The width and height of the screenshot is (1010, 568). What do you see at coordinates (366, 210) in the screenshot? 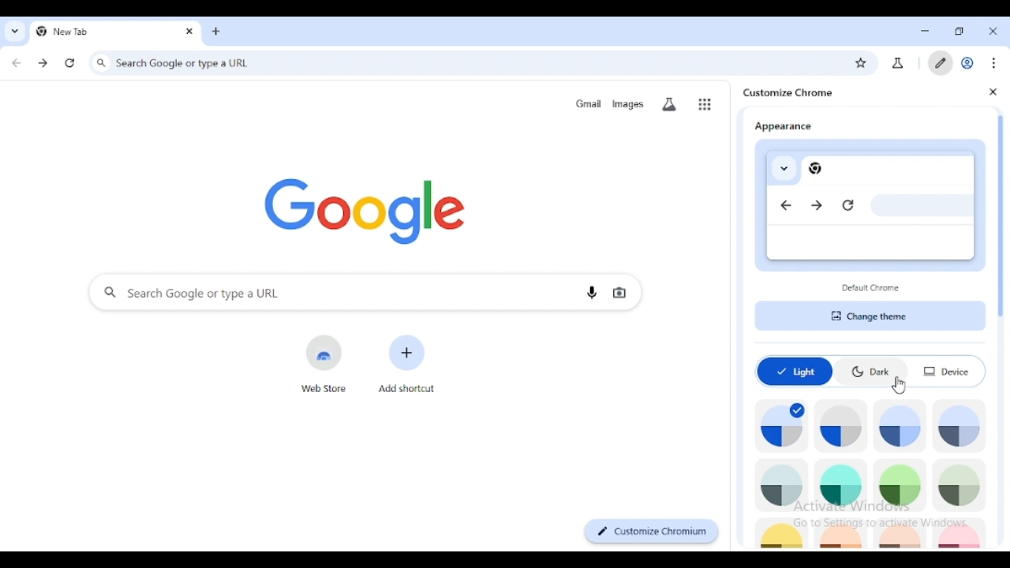
I see `google logo` at bounding box center [366, 210].